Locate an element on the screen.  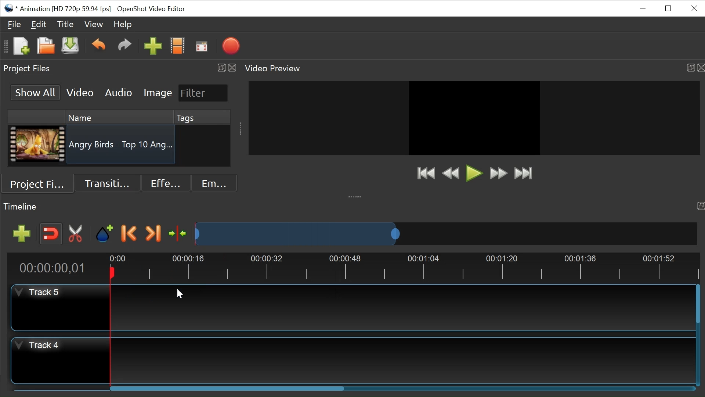
Save Project is located at coordinates (70, 46).